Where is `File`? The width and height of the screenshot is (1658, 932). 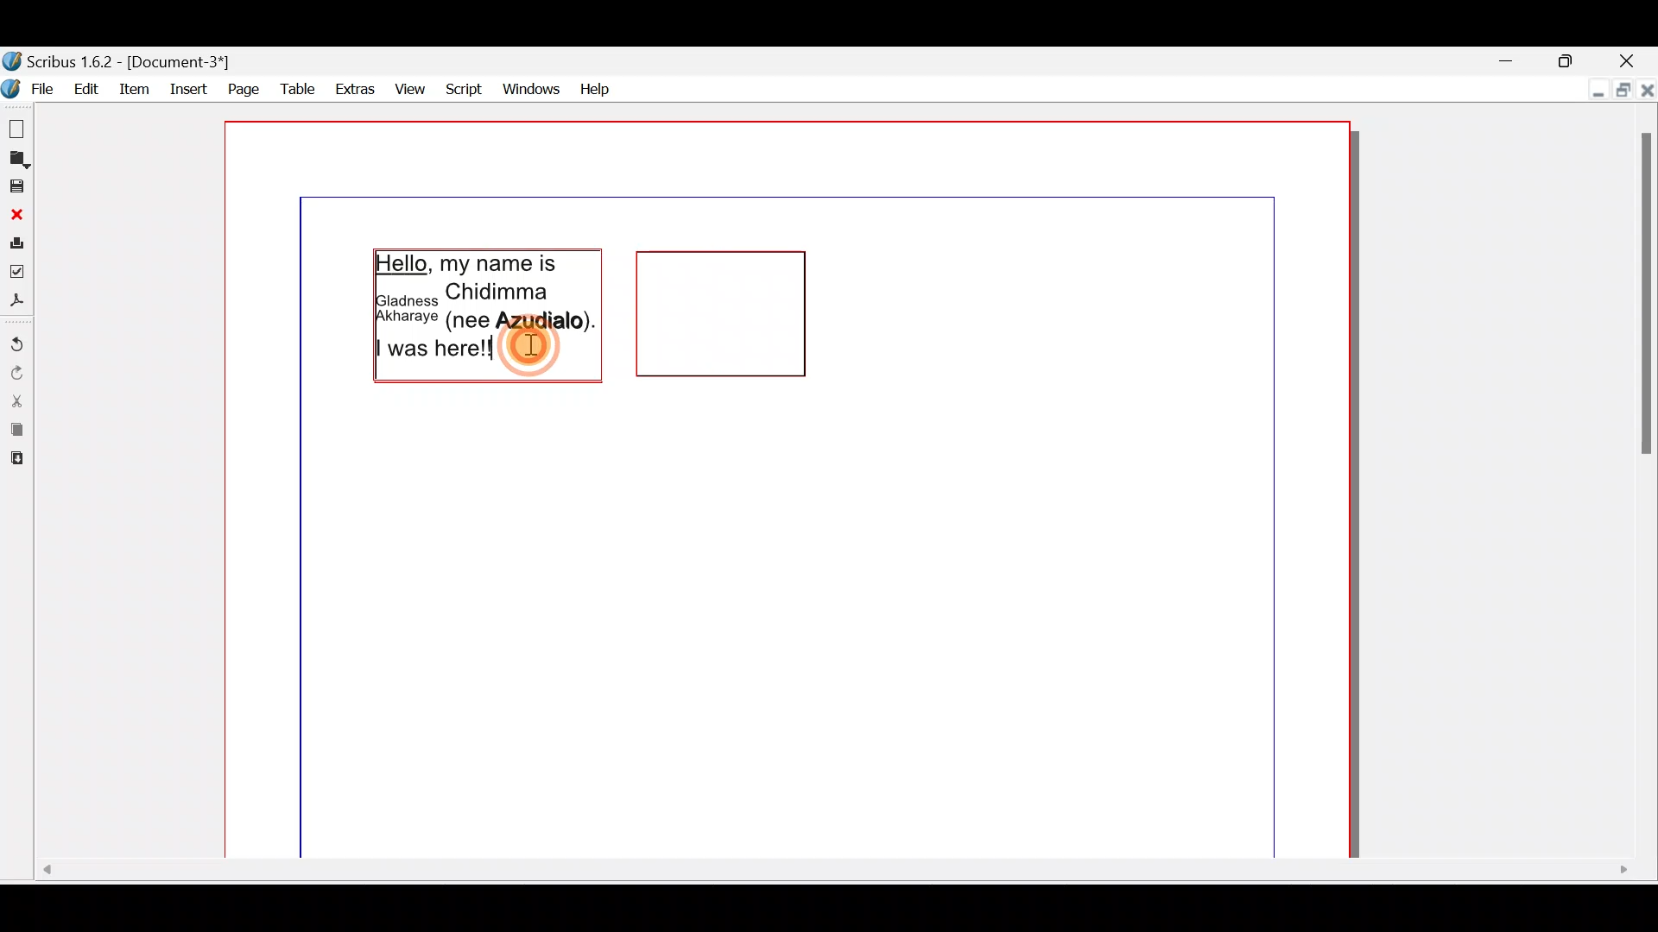 File is located at coordinates (30, 86).